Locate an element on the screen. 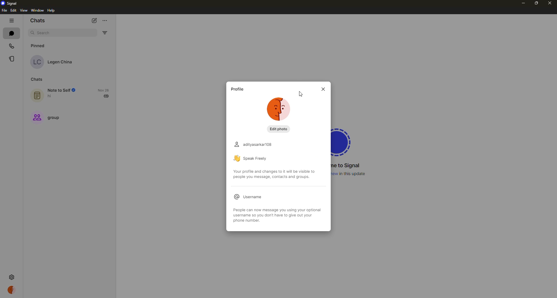 The height and width of the screenshot is (298, 557). cursor is located at coordinates (301, 95).